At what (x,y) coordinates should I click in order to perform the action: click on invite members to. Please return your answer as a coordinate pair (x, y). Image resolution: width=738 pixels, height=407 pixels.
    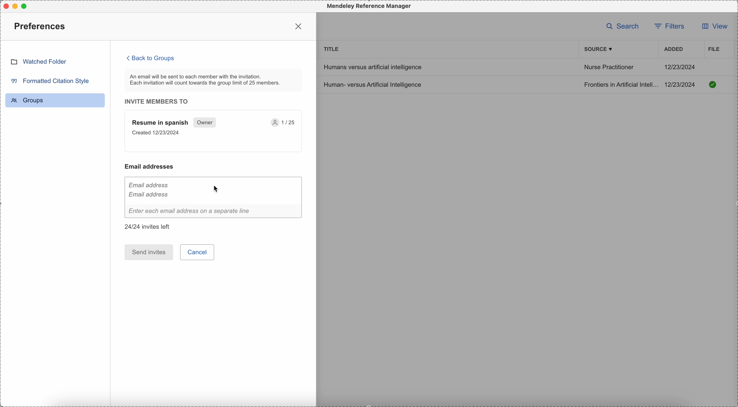
    Looking at the image, I should click on (160, 101).